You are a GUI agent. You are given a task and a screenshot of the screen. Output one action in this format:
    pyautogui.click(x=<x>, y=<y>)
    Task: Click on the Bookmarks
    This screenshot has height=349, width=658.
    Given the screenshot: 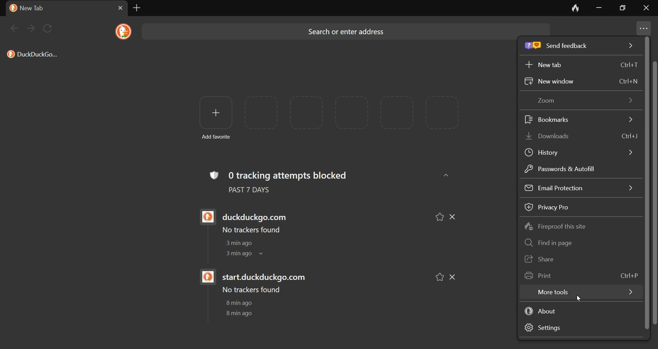 What is the action you would take?
    pyautogui.click(x=576, y=118)
    